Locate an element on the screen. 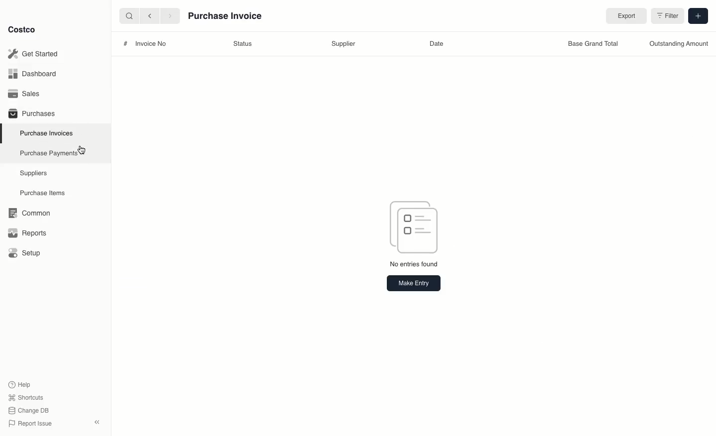 The height and width of the screenshot is (436, 716). Reports is located at coordinates (26, 231).